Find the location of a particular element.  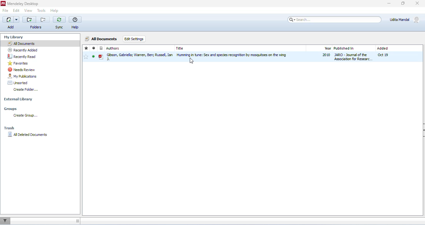

file is located at coordinates (6, 11).